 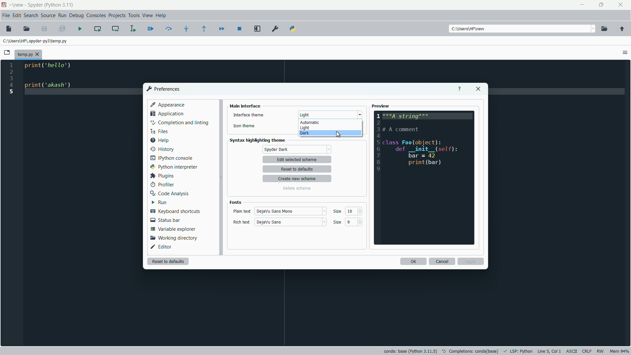 I want to click on ok, so click(x=413, y=261).